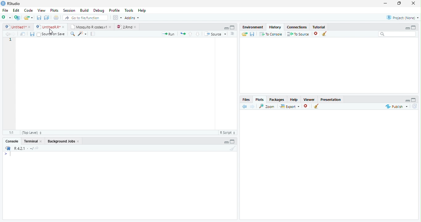  I want to click on Full Height, so click(414, 27).